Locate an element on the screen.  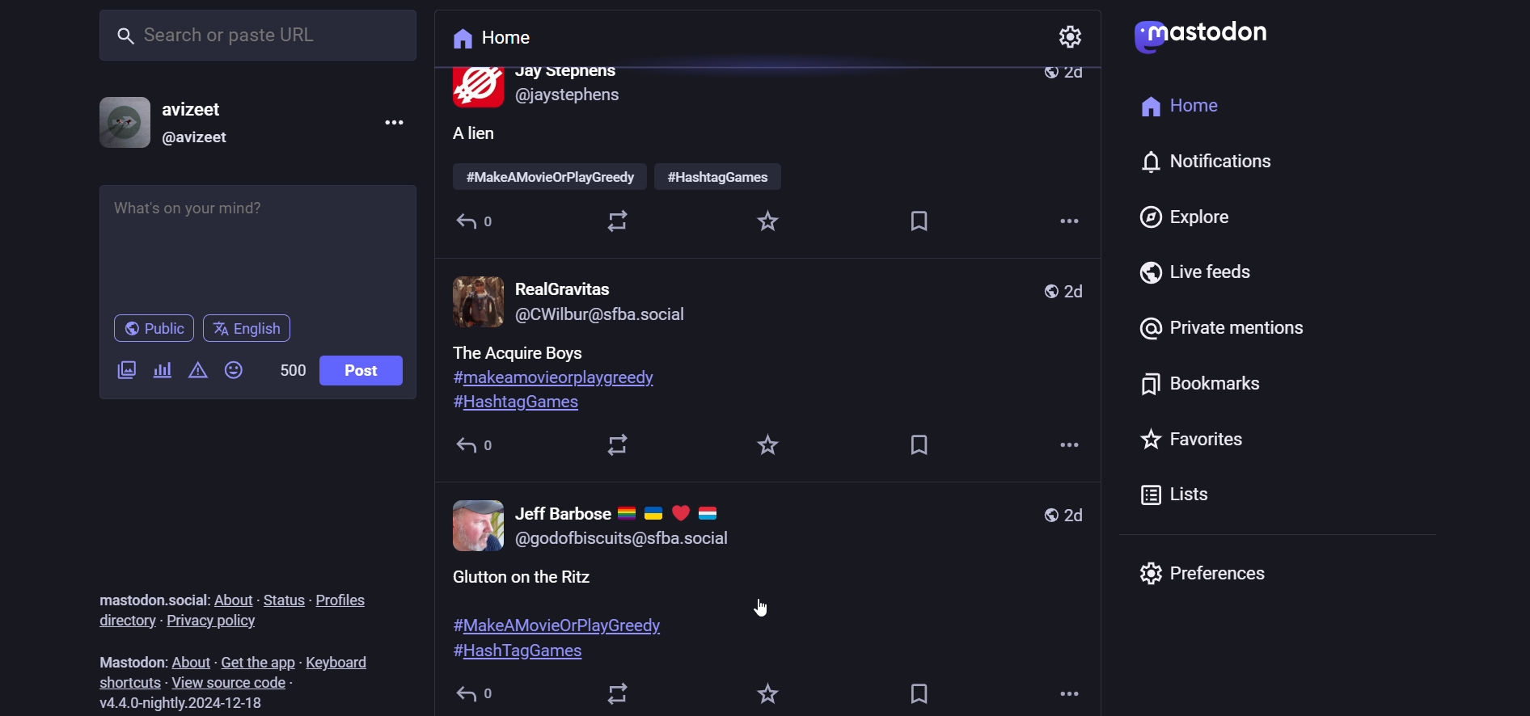
hashtag is located at coordinates (522, 653).